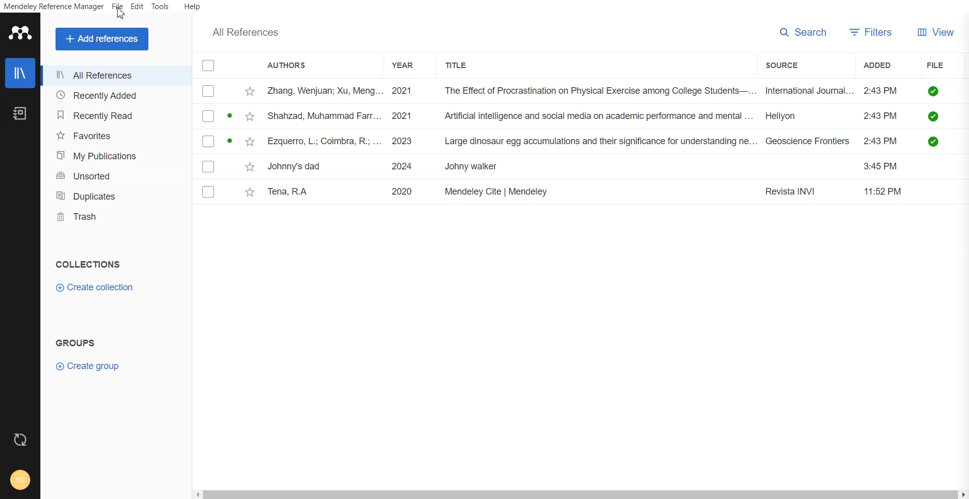 Image resolution: width=969 pixels, height=499 pixels. I want to click on saved, so click(935, 141).